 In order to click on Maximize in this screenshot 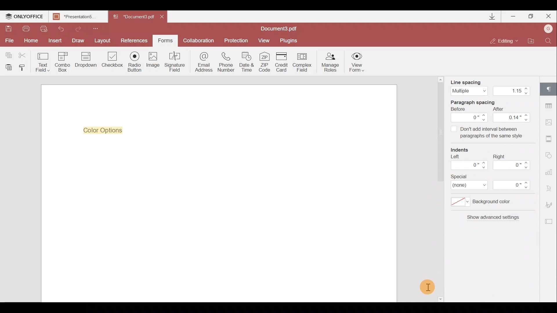, I will do `click(531, 17)`.